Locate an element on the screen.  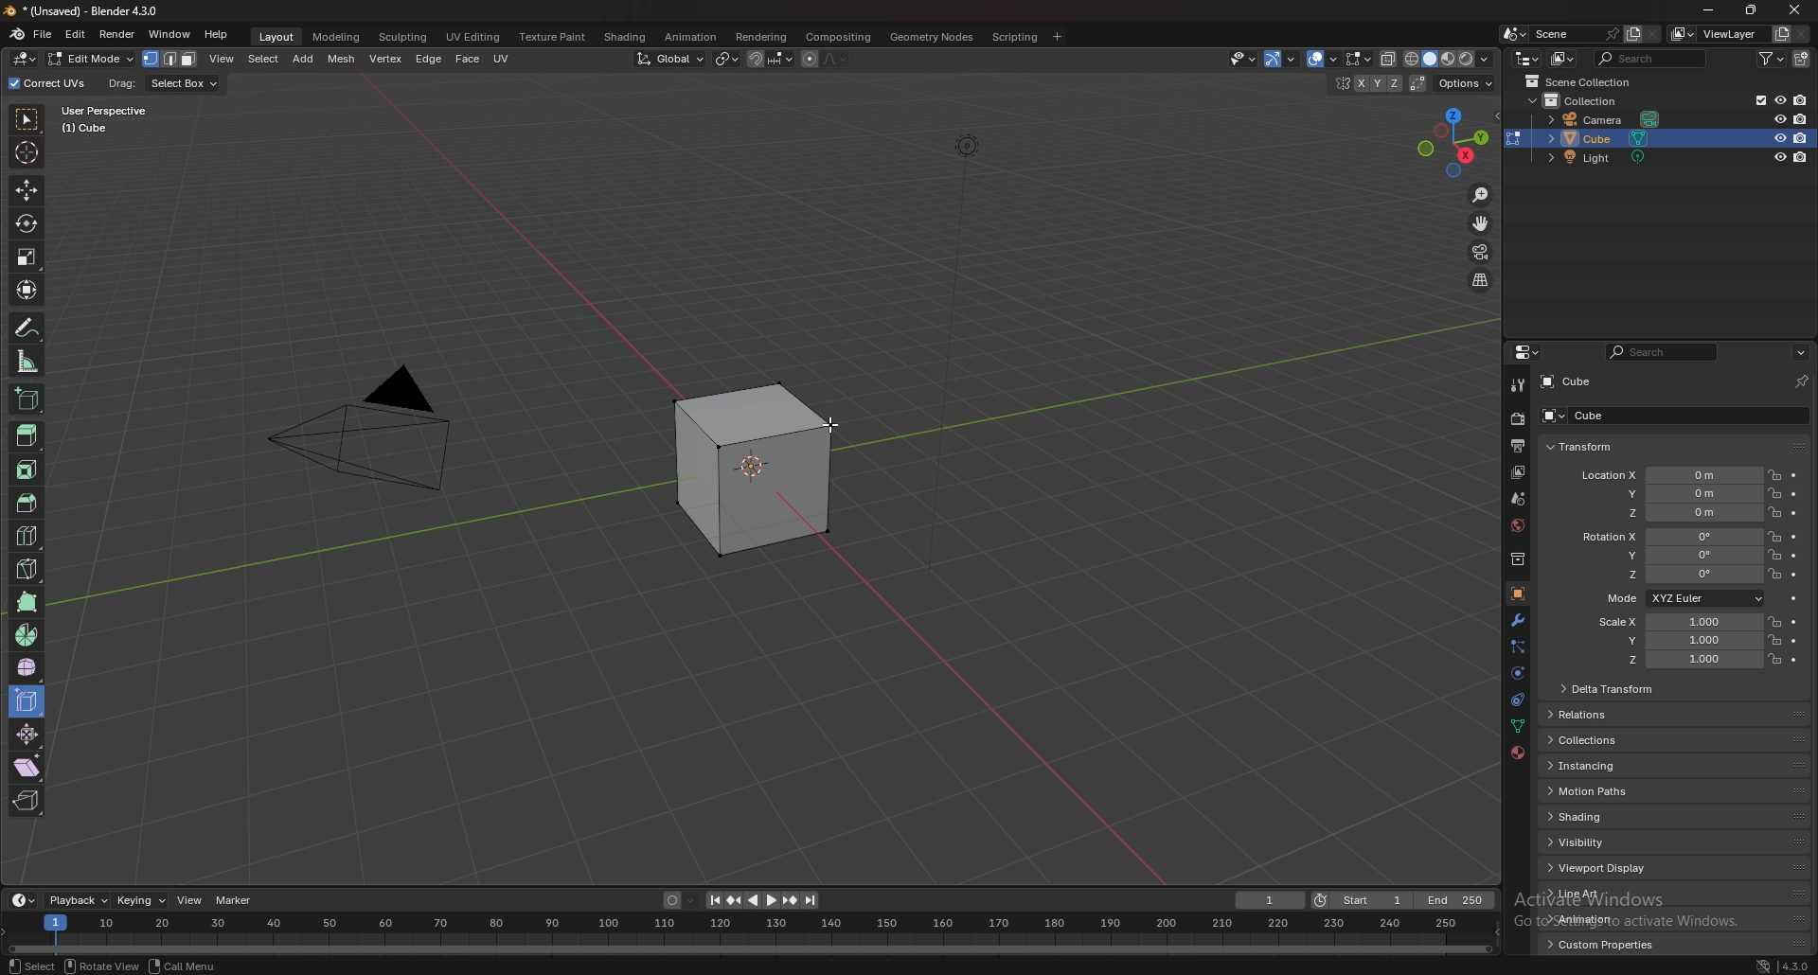
rendering is located at coordinates (762, 37).